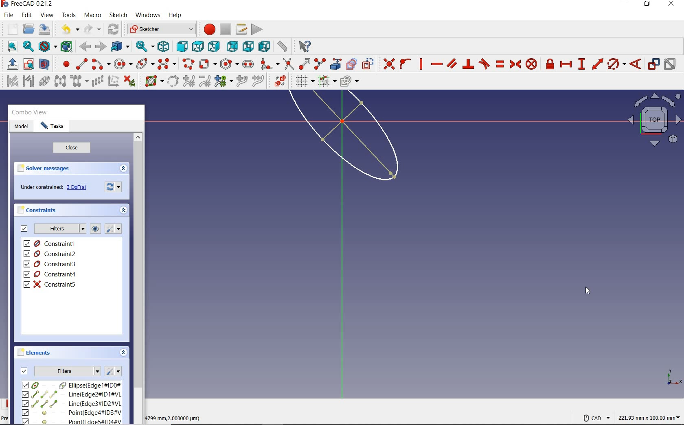 Image resolution: width=684 pixels, height=425 pixels. Describe the element at coordinates (451, 63) in the screenshot. I see `constrain parallel` at that location.